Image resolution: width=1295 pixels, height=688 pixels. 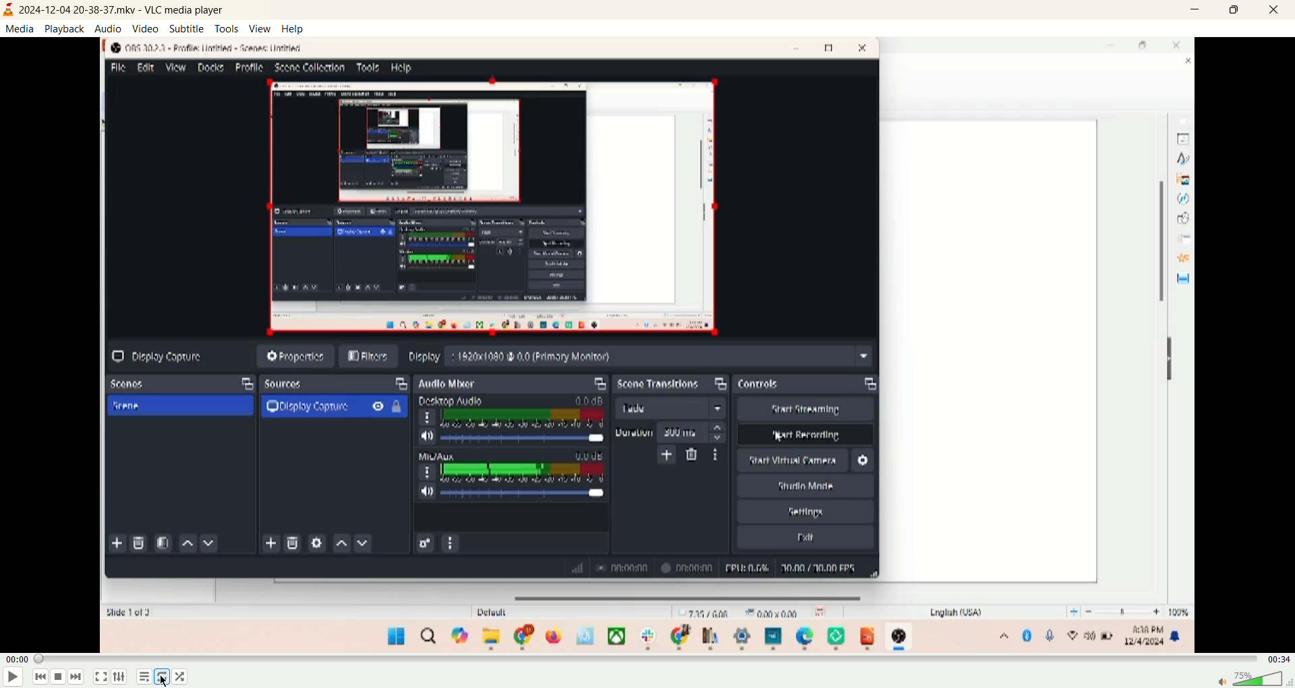 I want to click on play, so click(x=13, y=675).